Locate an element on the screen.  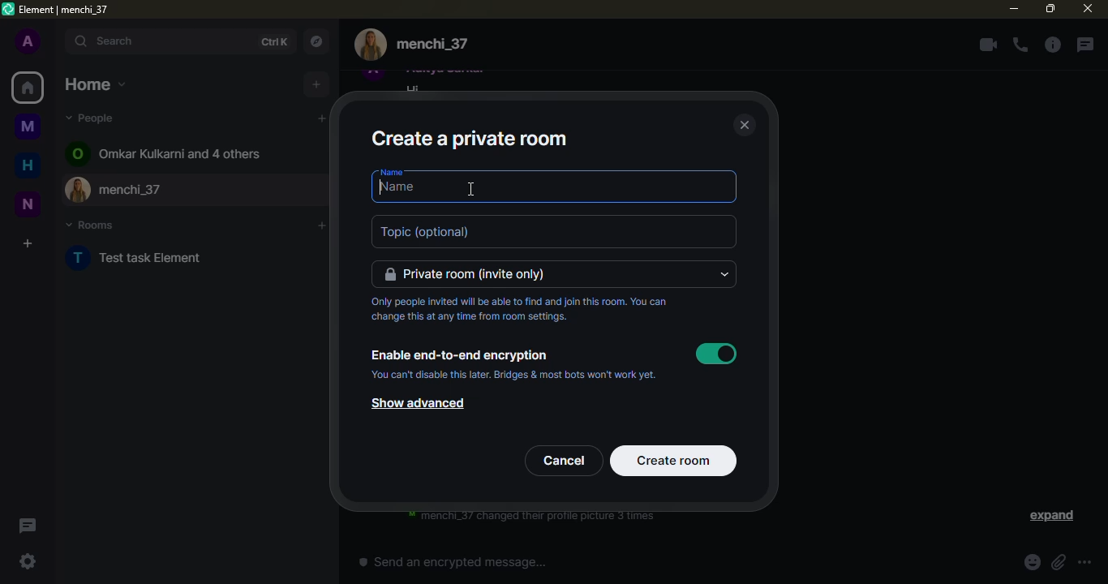
quick settings is located at coordinates (28, 561).